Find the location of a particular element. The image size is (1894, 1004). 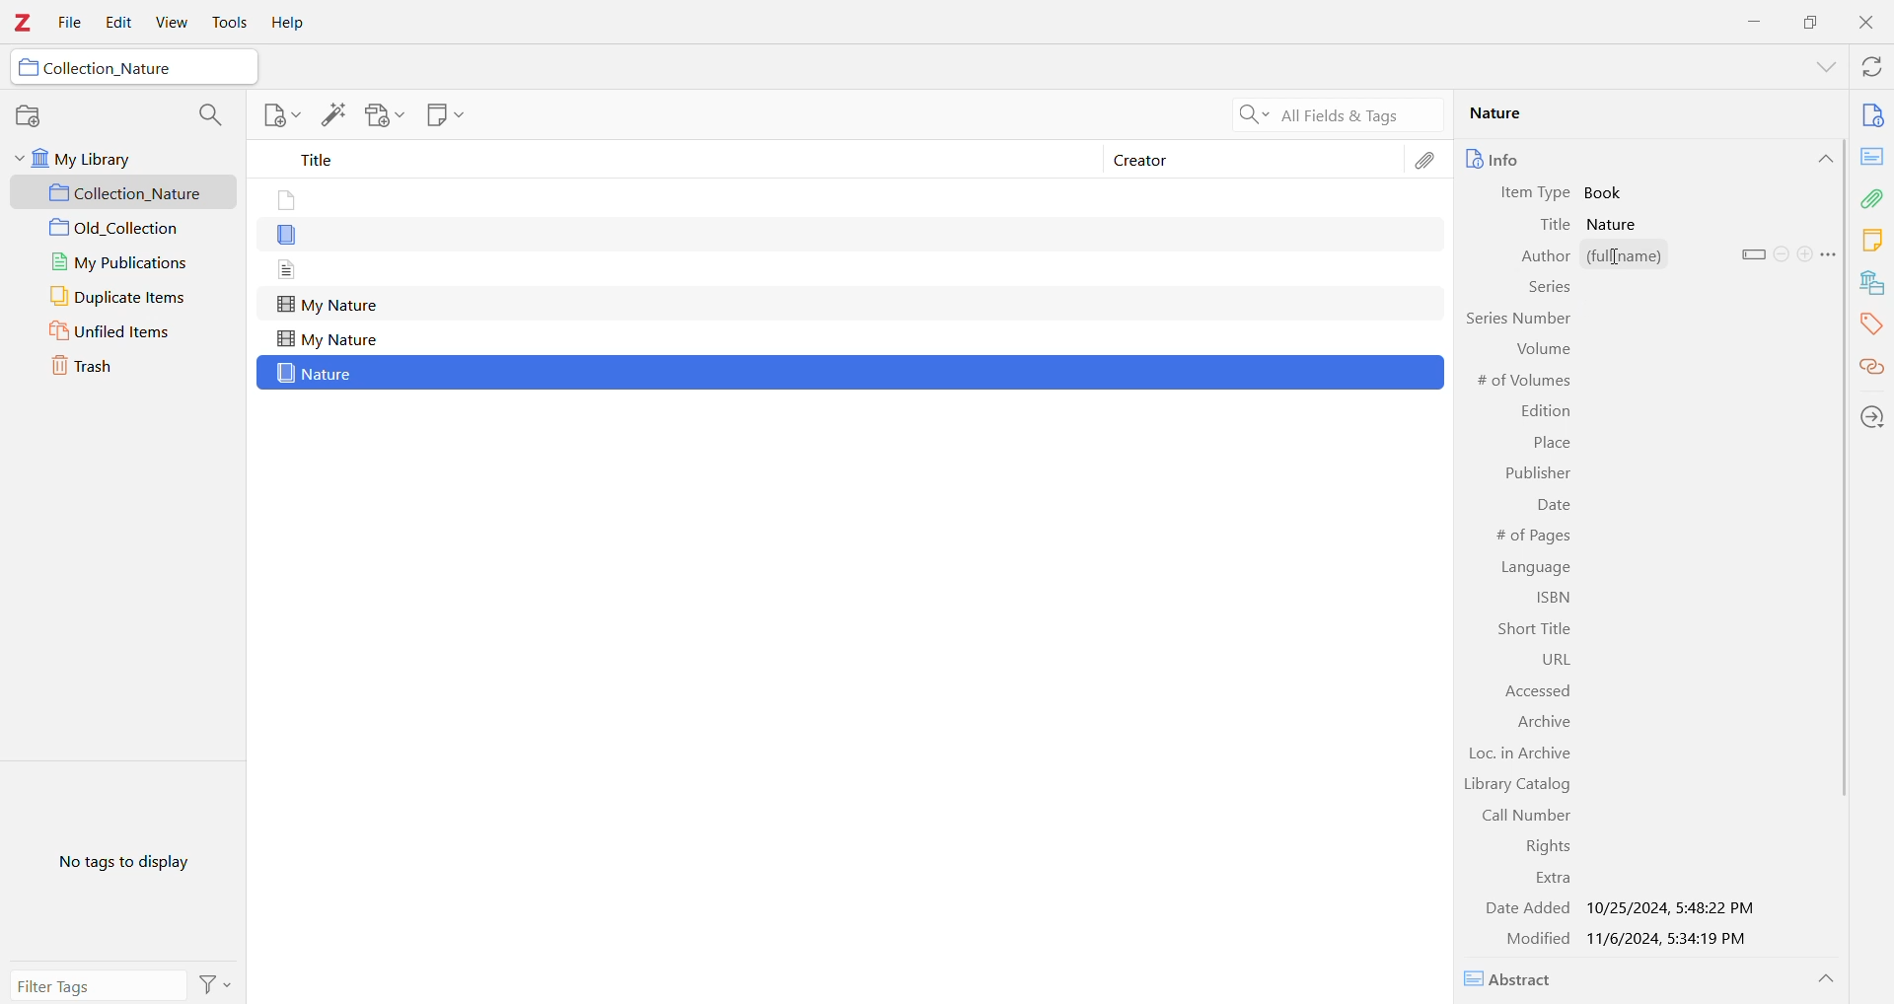

ISBN is located at coordinates (1550, 600).